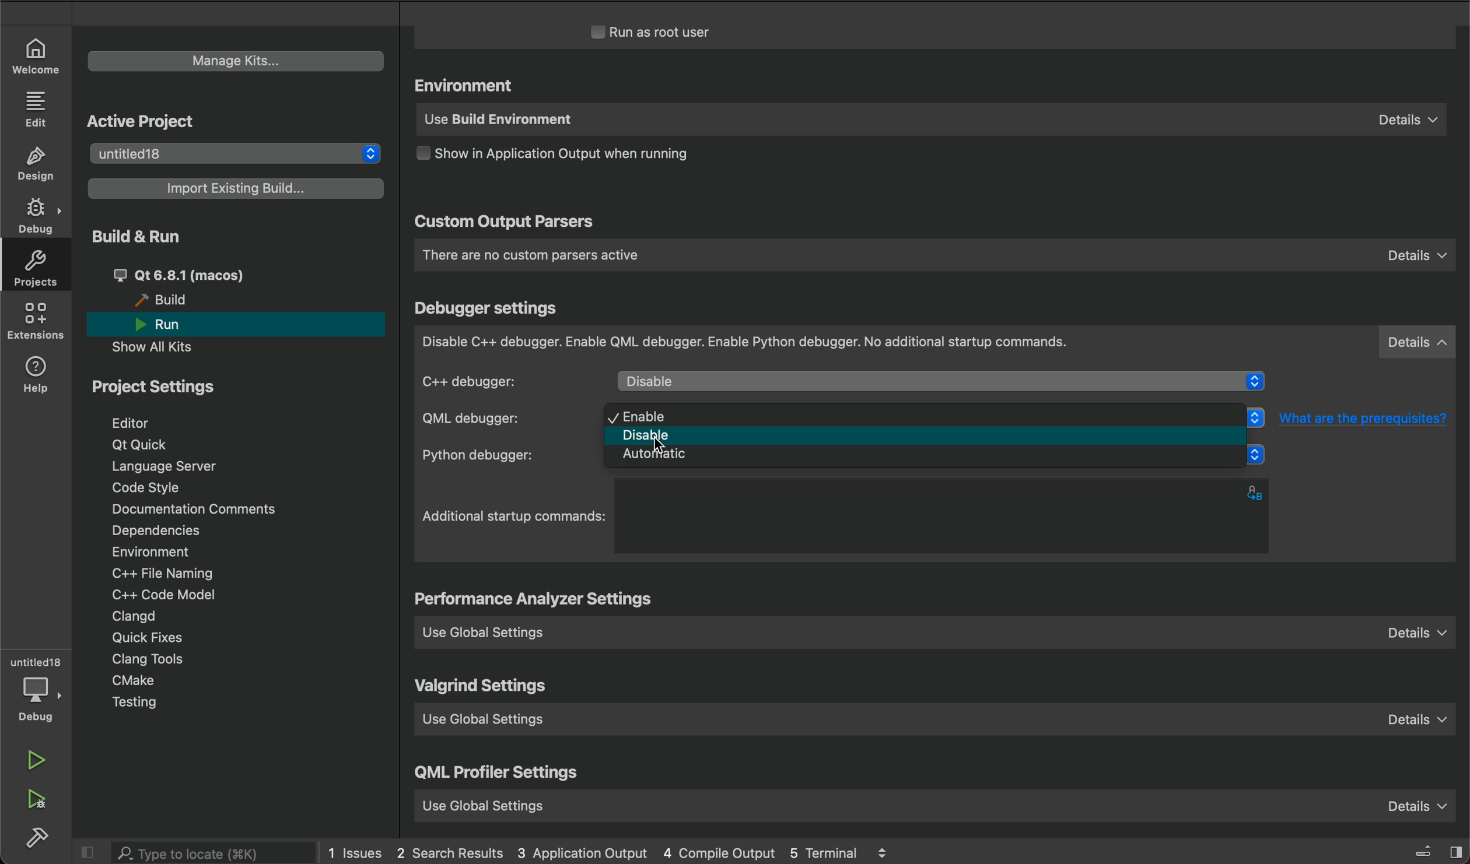 This screenshot has width=1470, height=864. Describe the element at coordinates (928, 416) in the screenshot. I see `enable` at that location.